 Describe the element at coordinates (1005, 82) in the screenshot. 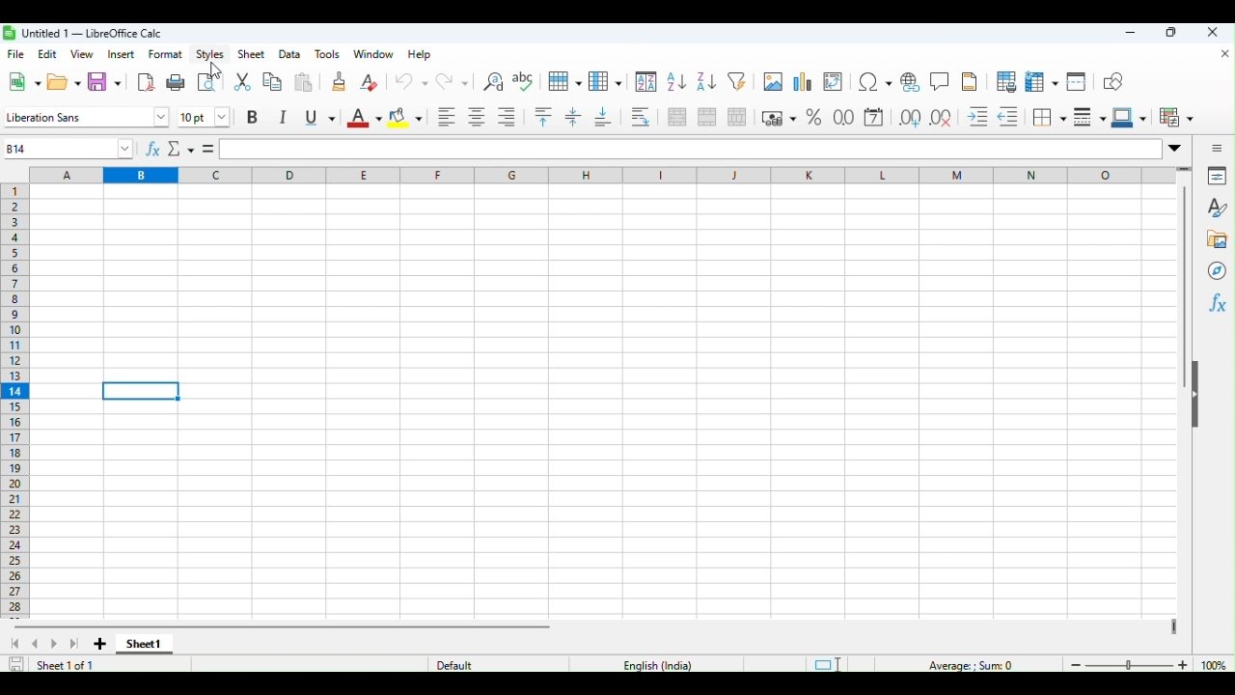

I see `` at that location.